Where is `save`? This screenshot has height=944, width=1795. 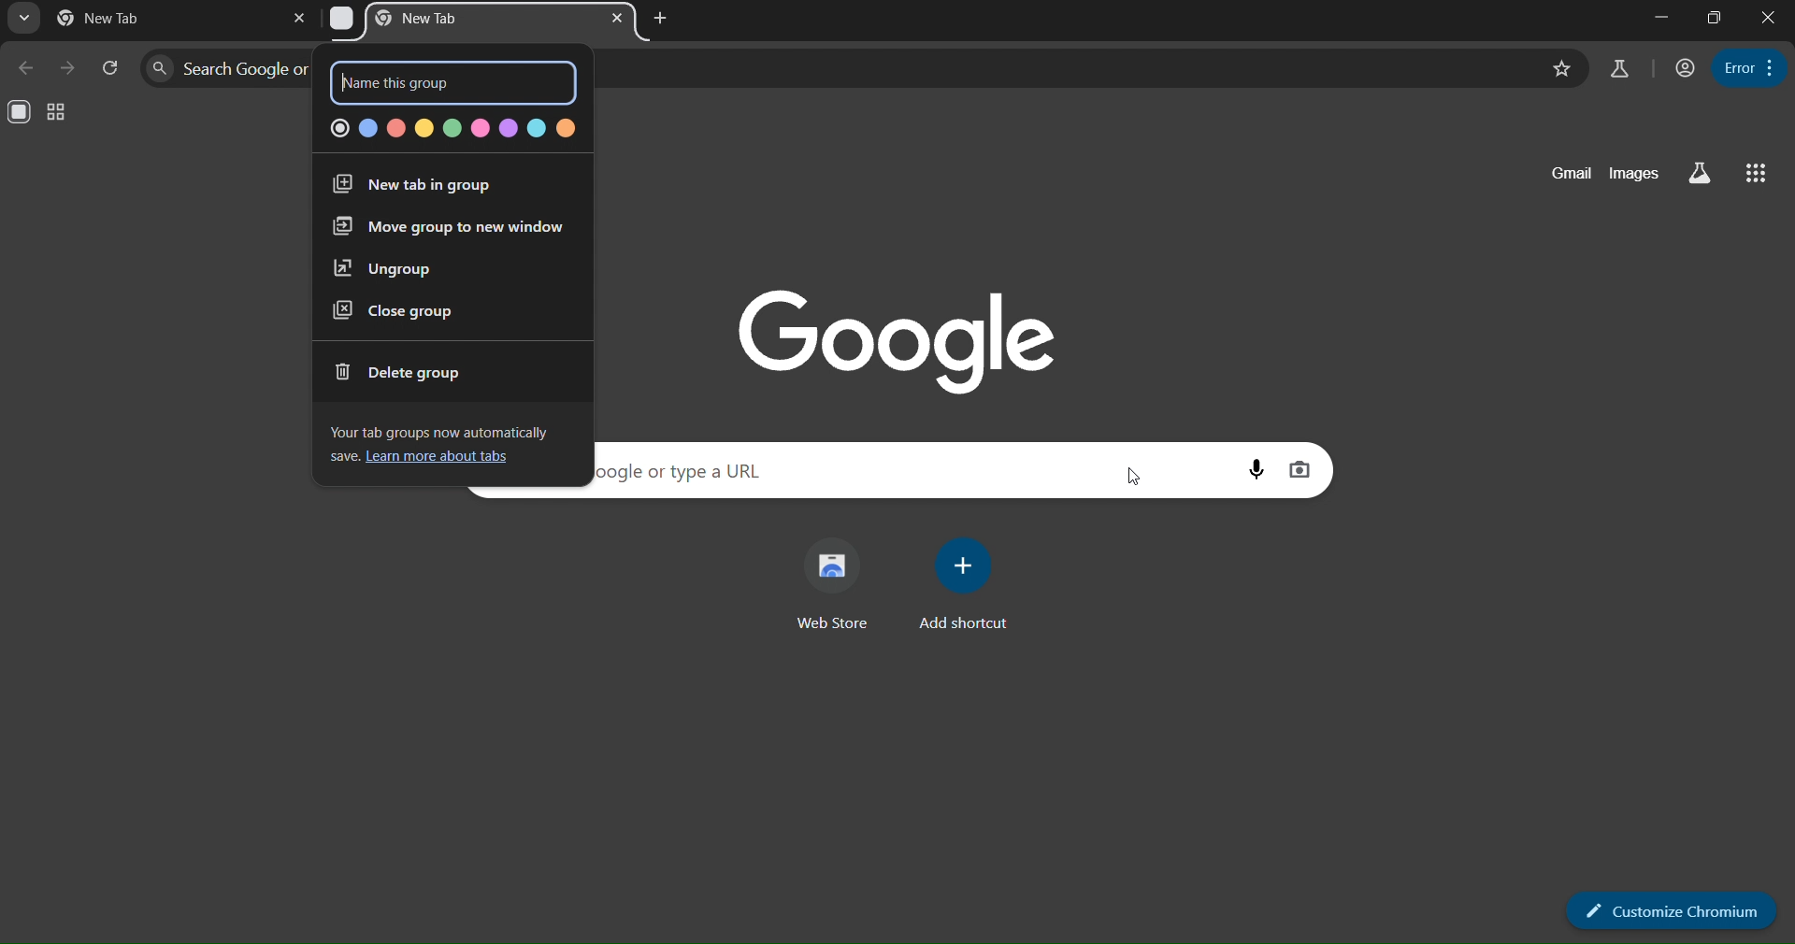 save is located at coordinates (340, 456).